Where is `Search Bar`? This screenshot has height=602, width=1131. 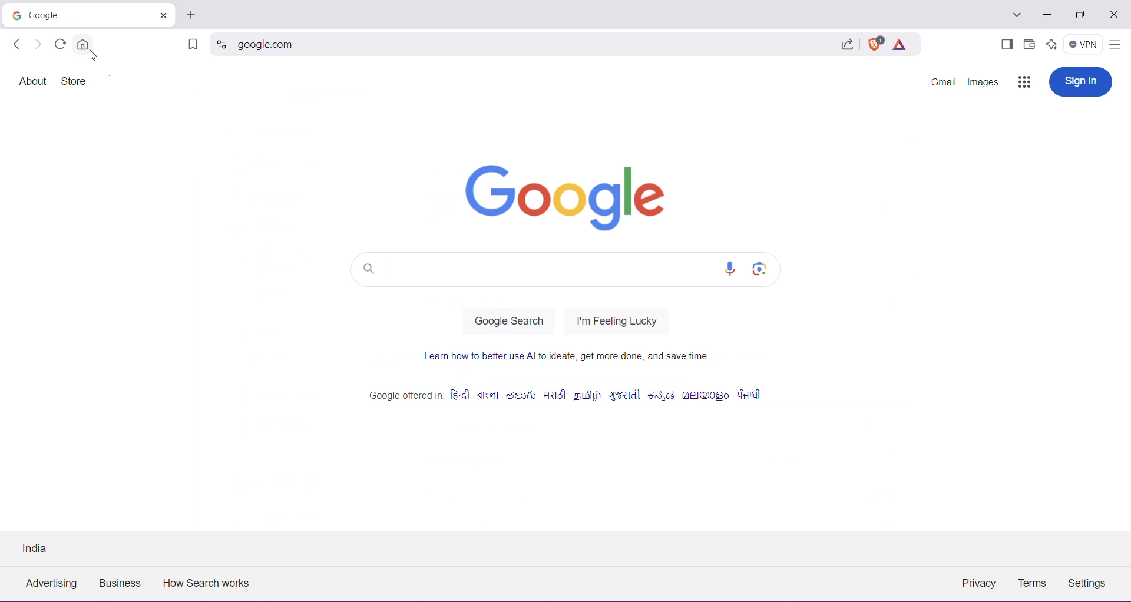 Search Bar is located at coordinates (537, 270).